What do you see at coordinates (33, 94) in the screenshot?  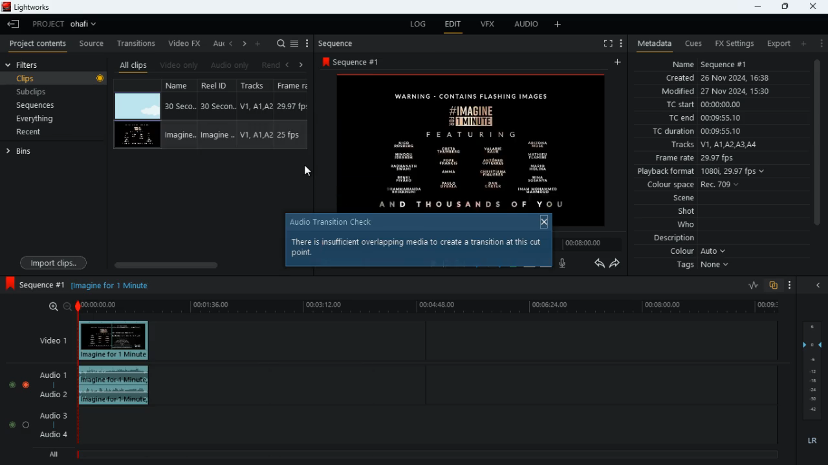 I see `subclips` at bounding box center [33, 94].